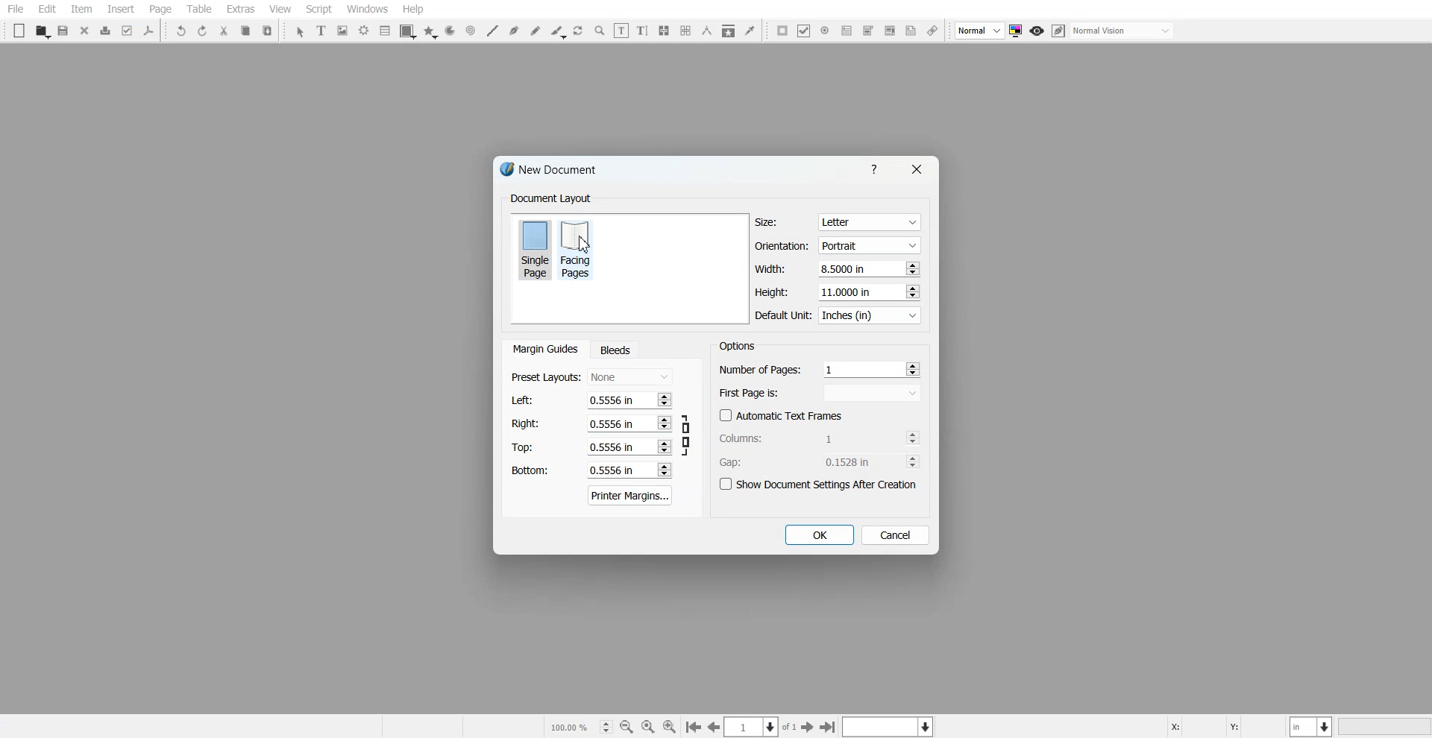 This screenshot has width=1432, height=738. Describe the element at coordinates (818, 535) in the screenshot. I see `OK` at that location.